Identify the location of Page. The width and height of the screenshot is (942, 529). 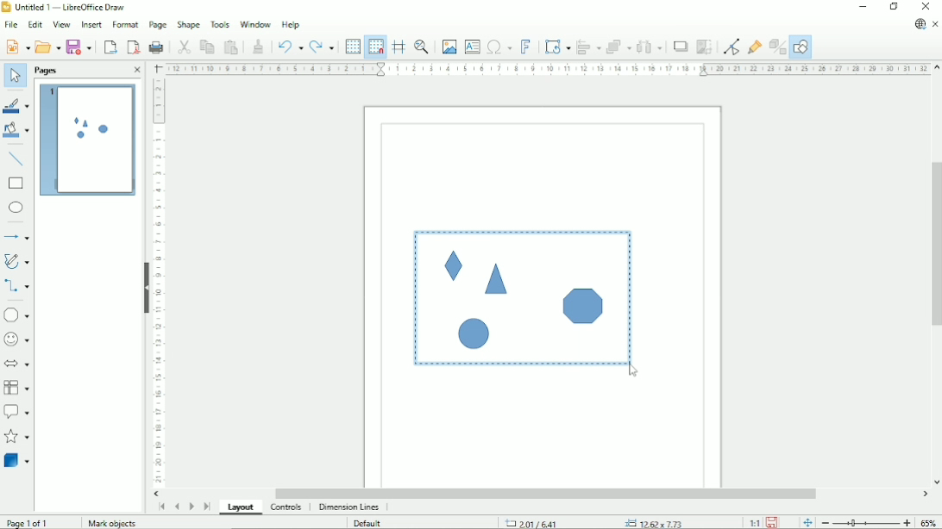
(156, 25).